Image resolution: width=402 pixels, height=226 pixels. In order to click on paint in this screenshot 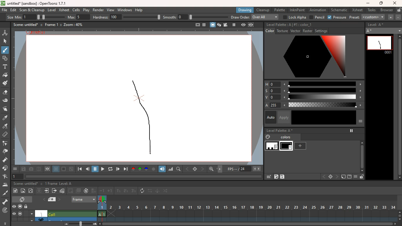, I will do `click(5, 118)`.